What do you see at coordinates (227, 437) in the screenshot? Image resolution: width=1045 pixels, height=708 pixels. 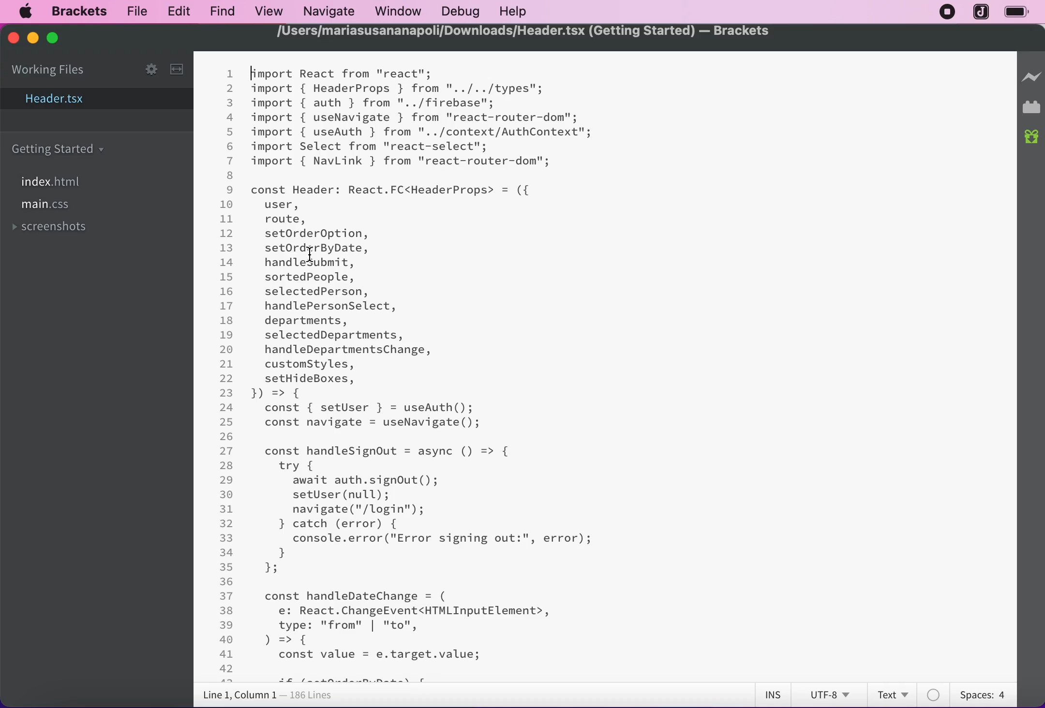 I see `26` at bounding box center [227, 437].